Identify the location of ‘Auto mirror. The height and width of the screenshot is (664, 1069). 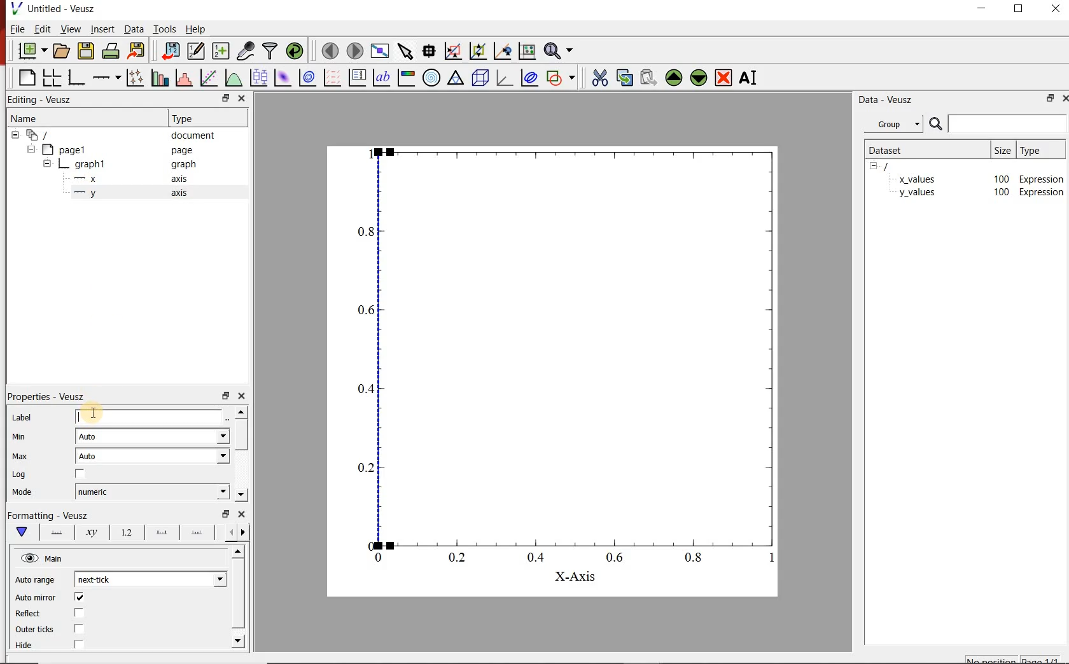
(37, 597).